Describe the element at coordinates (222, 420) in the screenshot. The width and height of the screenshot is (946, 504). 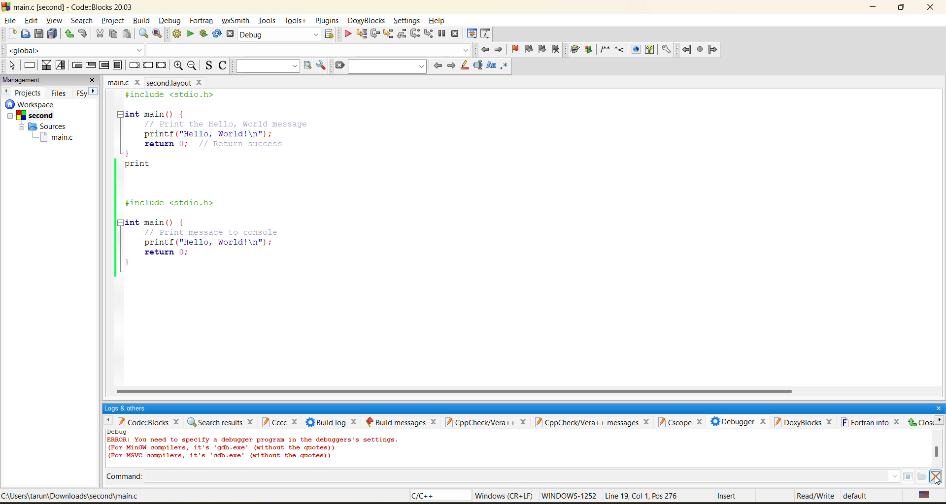
I see `search results` at that location.